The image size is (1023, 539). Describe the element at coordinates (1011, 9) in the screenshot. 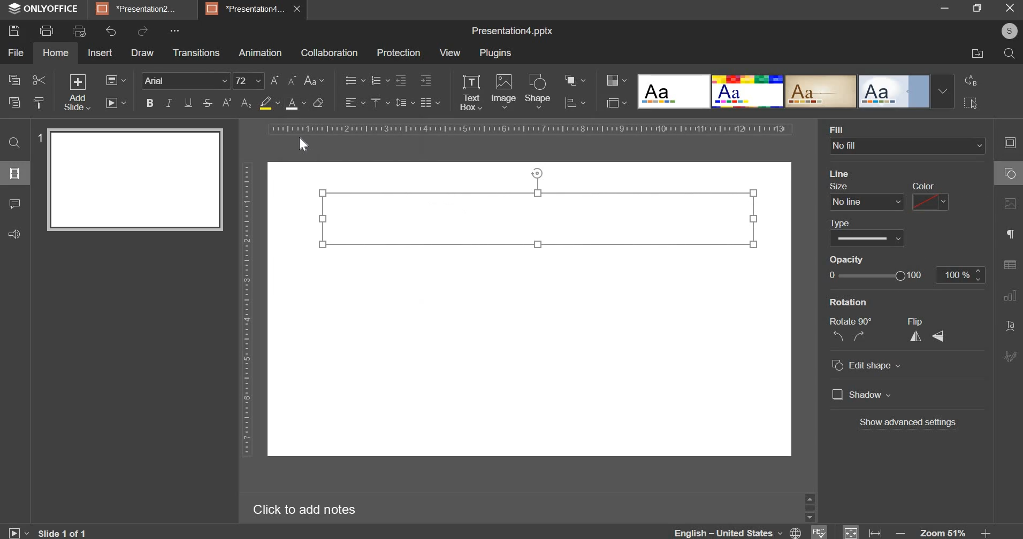

I see `Close` at that location.